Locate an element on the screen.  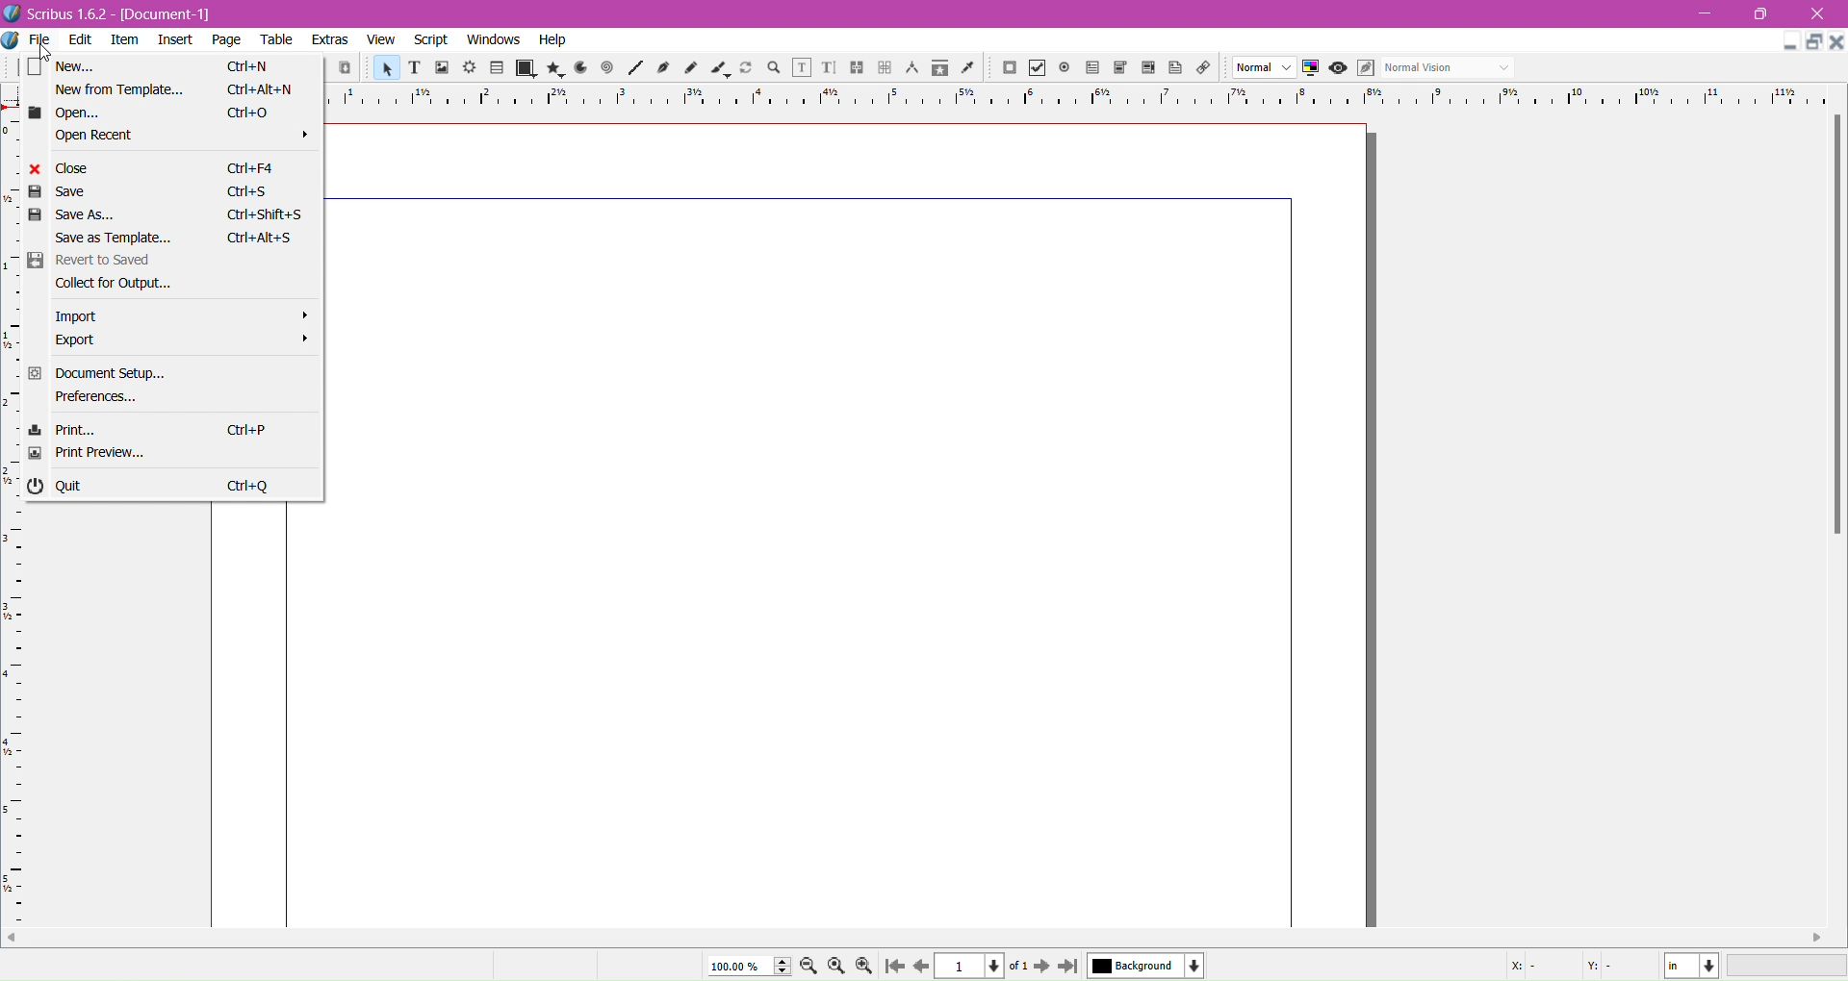
Text Frame is located at coordinates (416, 68).